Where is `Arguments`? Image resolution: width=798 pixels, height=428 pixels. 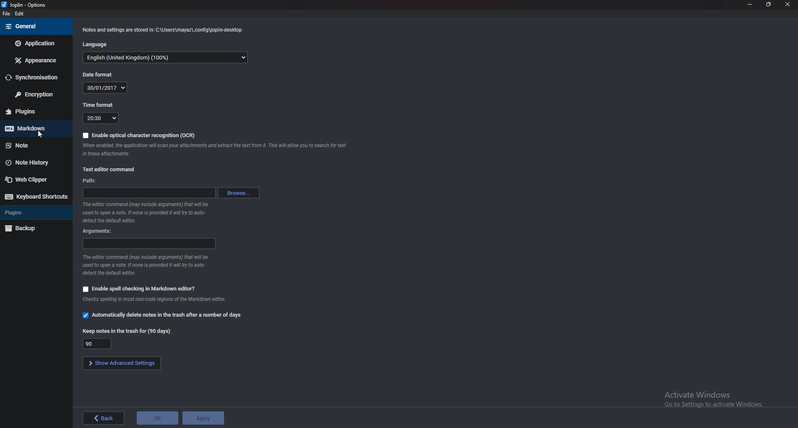
Arguments is located at coordinates (100, 231).